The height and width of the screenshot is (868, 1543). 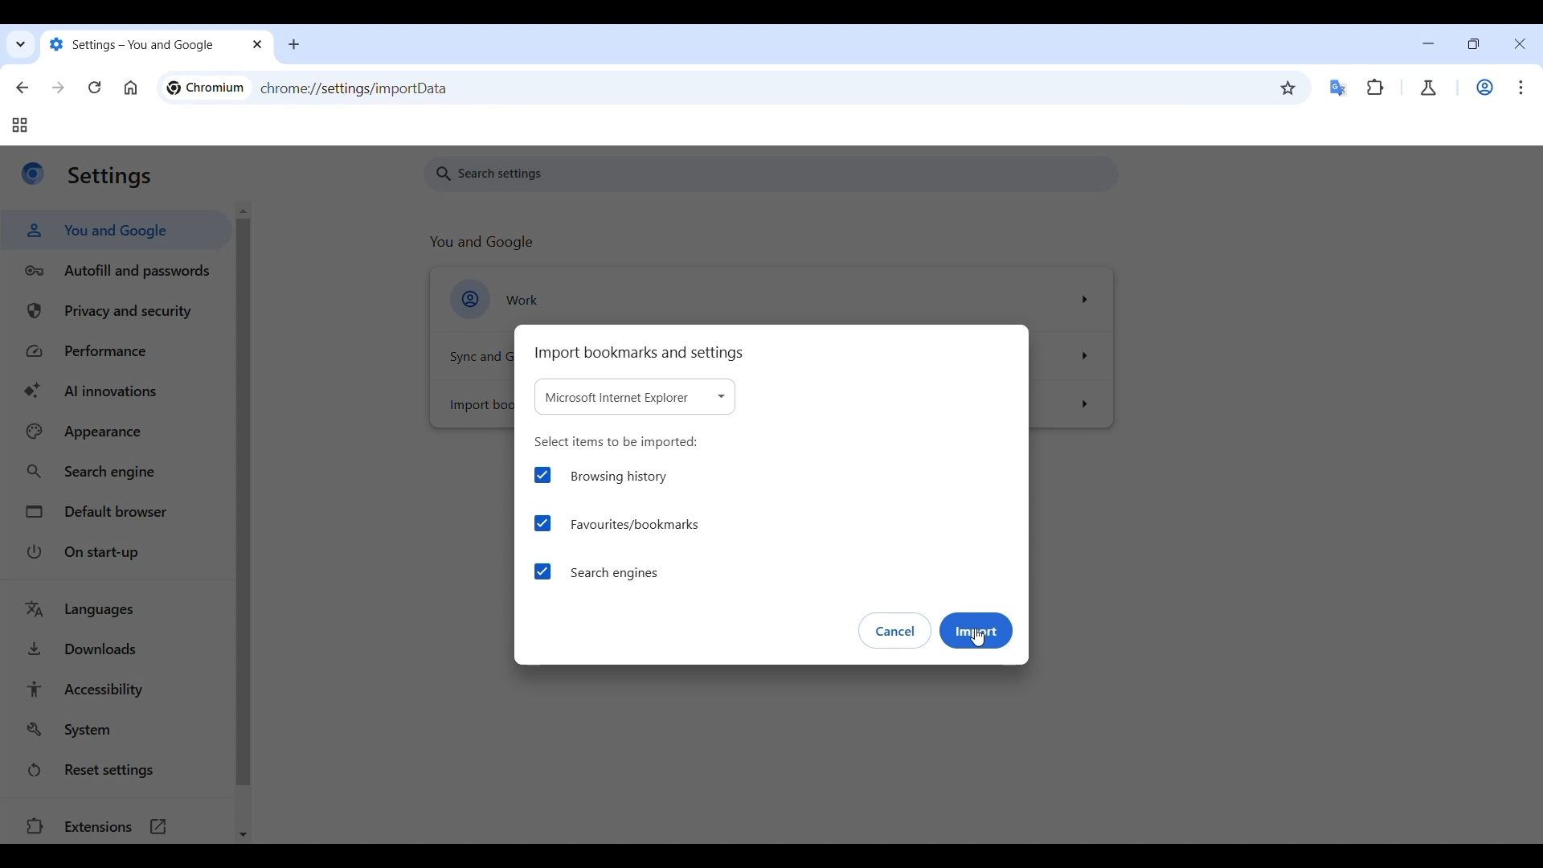 I want to click on Vertical slide bar, so click(x=243, y=502).